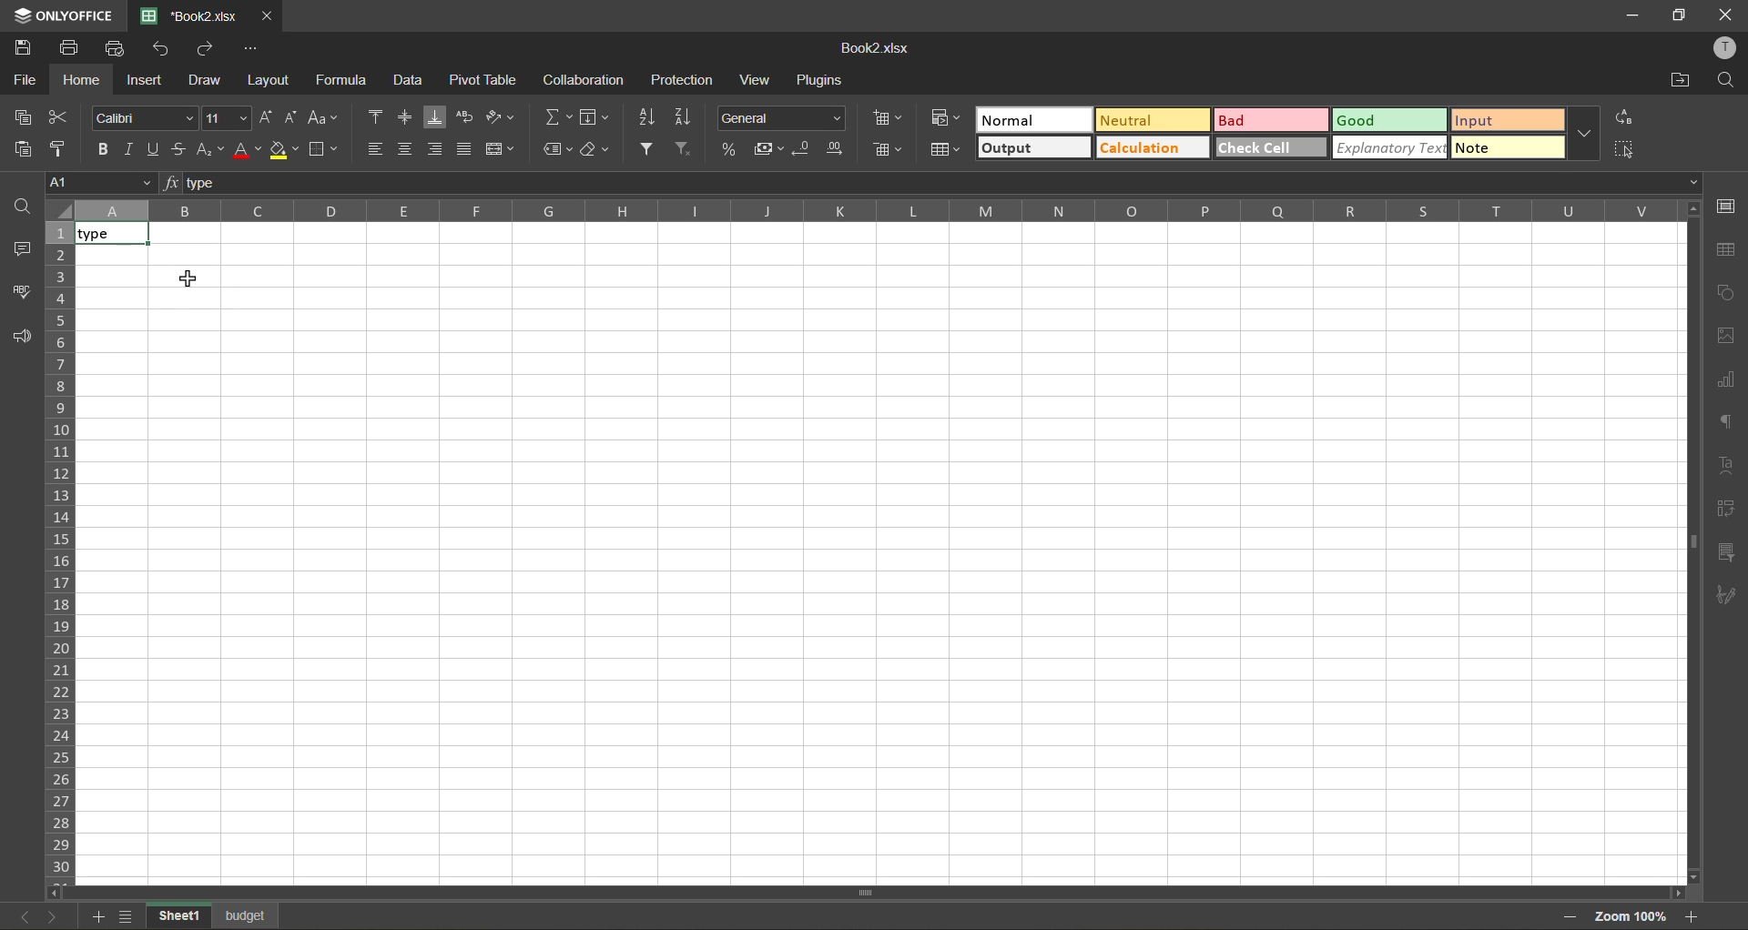 The height and width of the screenshot is (930, 1748). What do you see at coordinates (1389, 147) in the screenshot?
I see `explanatory text` at bounding box center [1389, 147].